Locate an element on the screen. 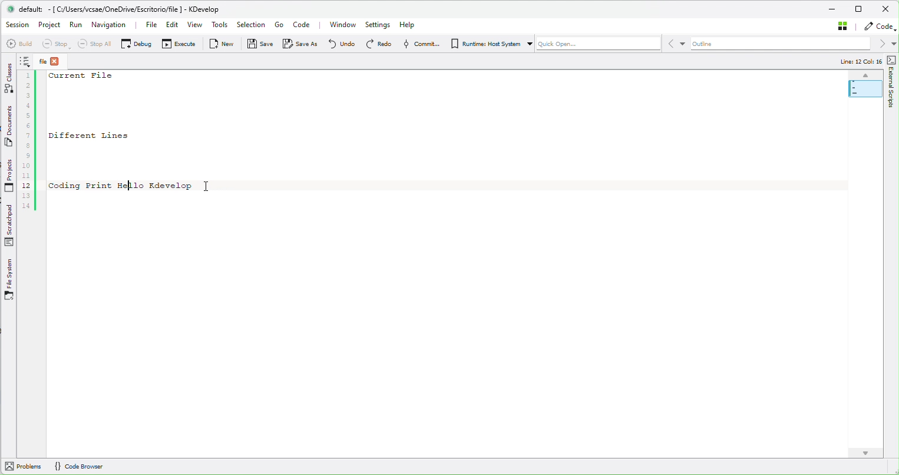 The image size is (899, 475). Project is located at coordinates (51, 24).